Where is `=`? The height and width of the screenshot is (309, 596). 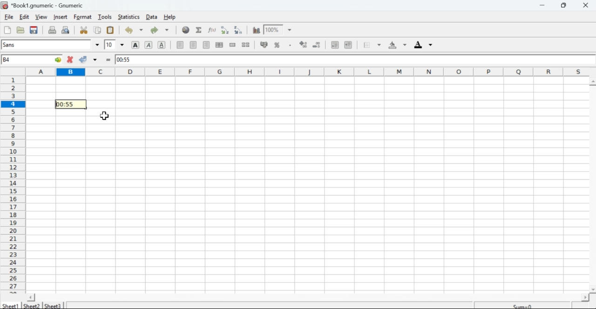 = is located at coordinates (109, 60).